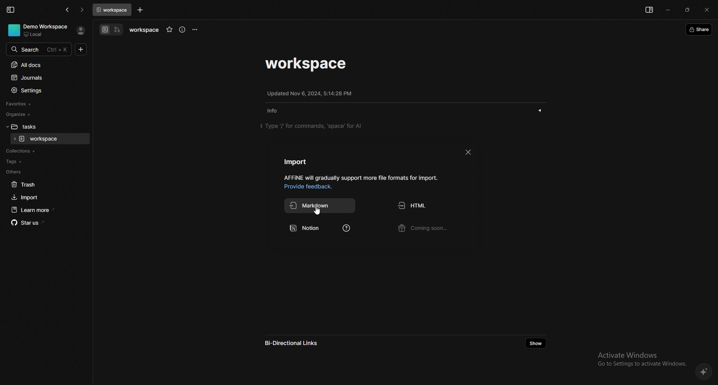 This screenshot has height=385, width=718. Describe the element at coordinates (81, 30) in the screenshot. I see `profile` at that location.